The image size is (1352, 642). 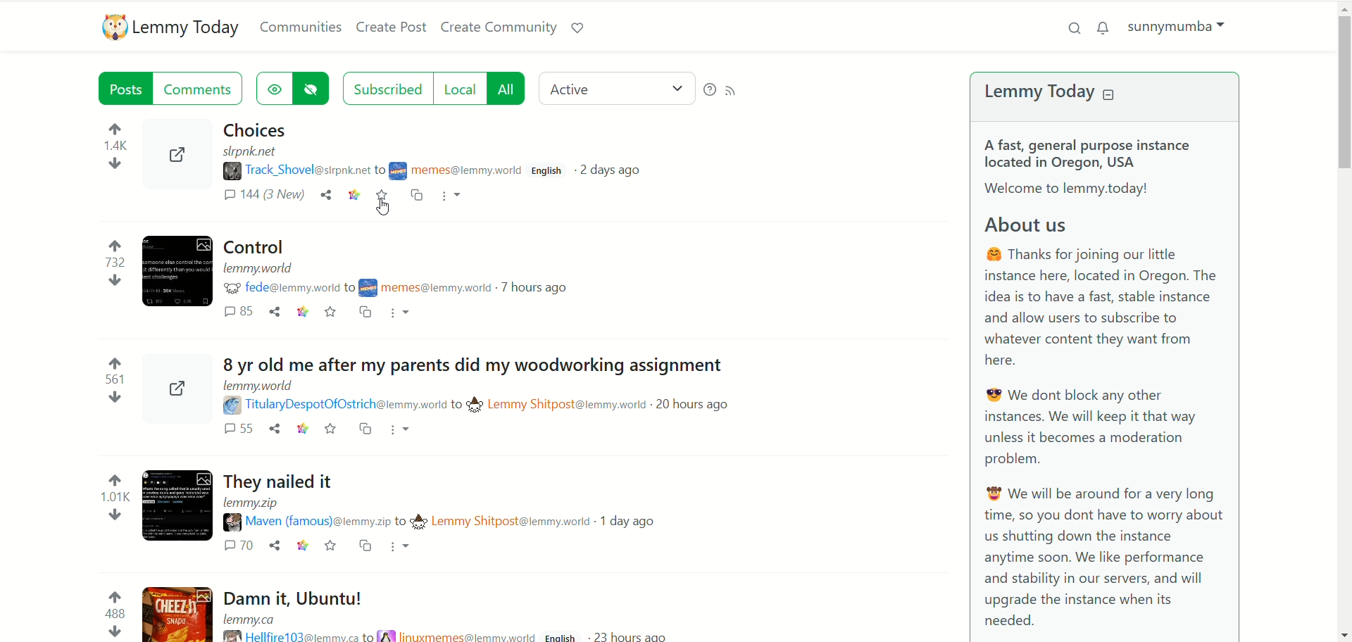 I want to click on votes, so click(x=106, y=381).